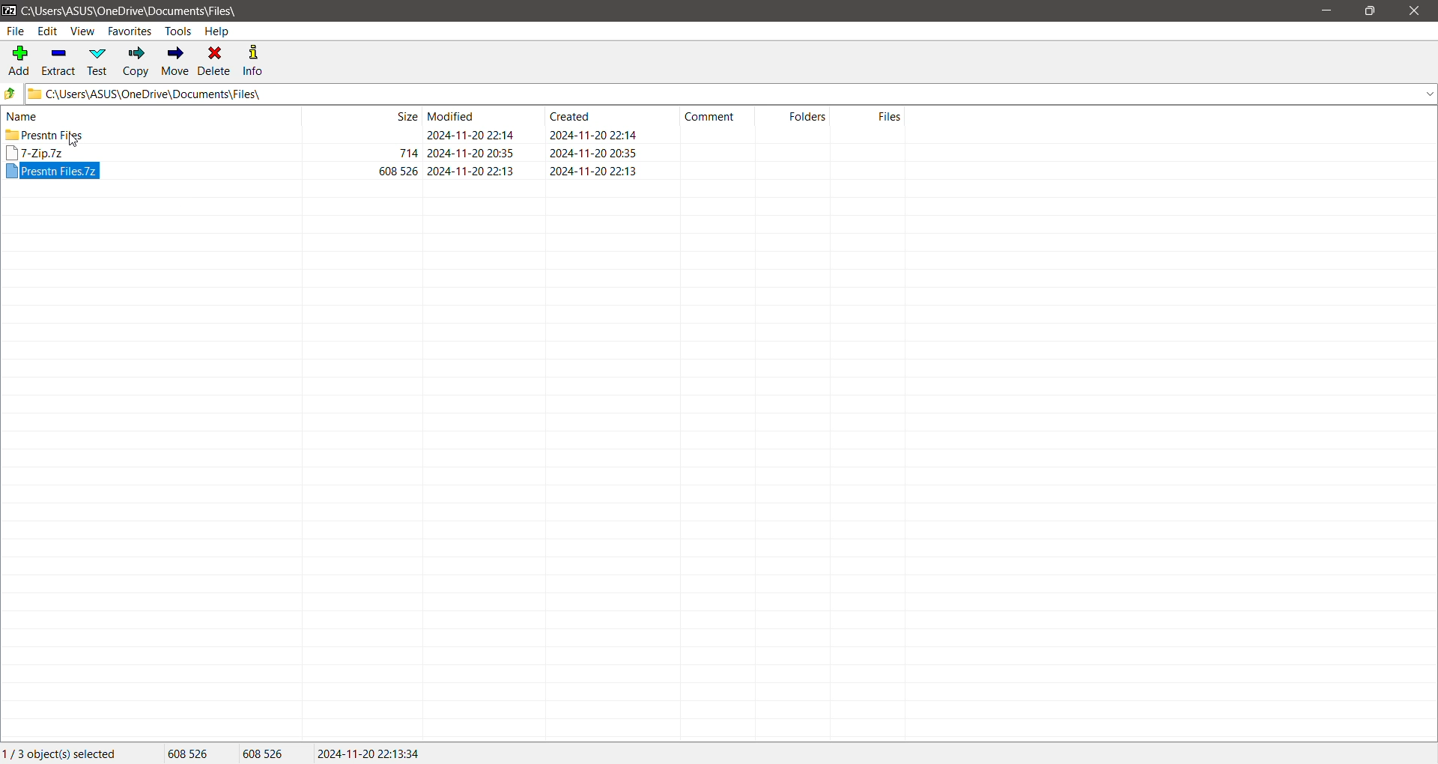  Describe the element at coordinates (593, 152) in the screenshot. I see `created date & time` at that location.